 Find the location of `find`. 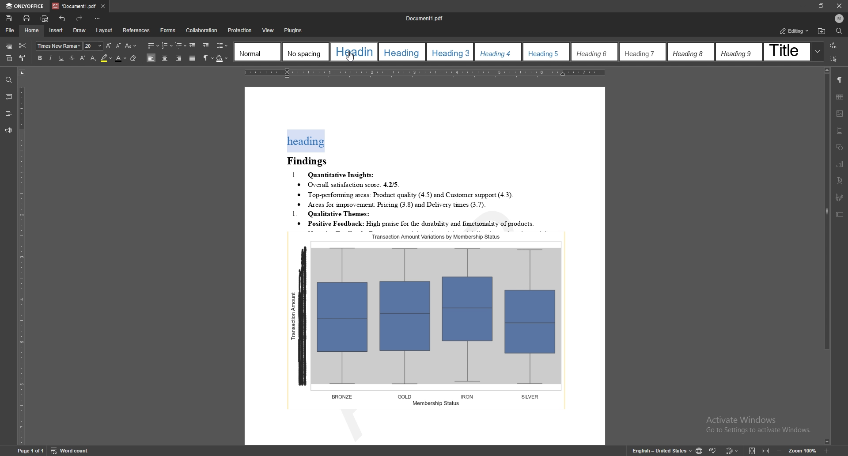

find is located at coordinates (8, 80).